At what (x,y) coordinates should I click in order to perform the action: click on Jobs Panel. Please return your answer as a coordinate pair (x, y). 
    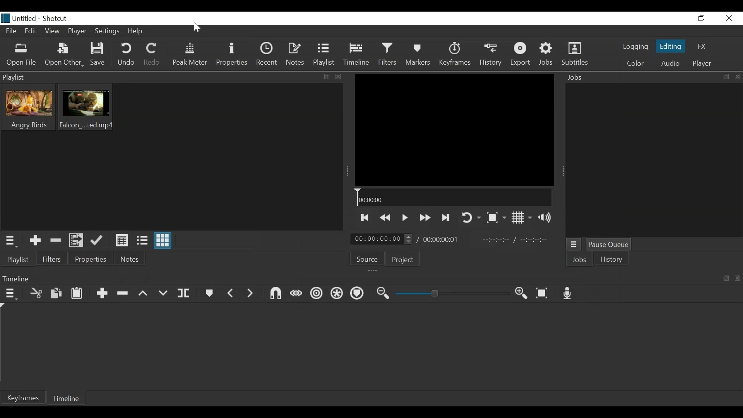
    Looking at the image, I should click on (655, 160).